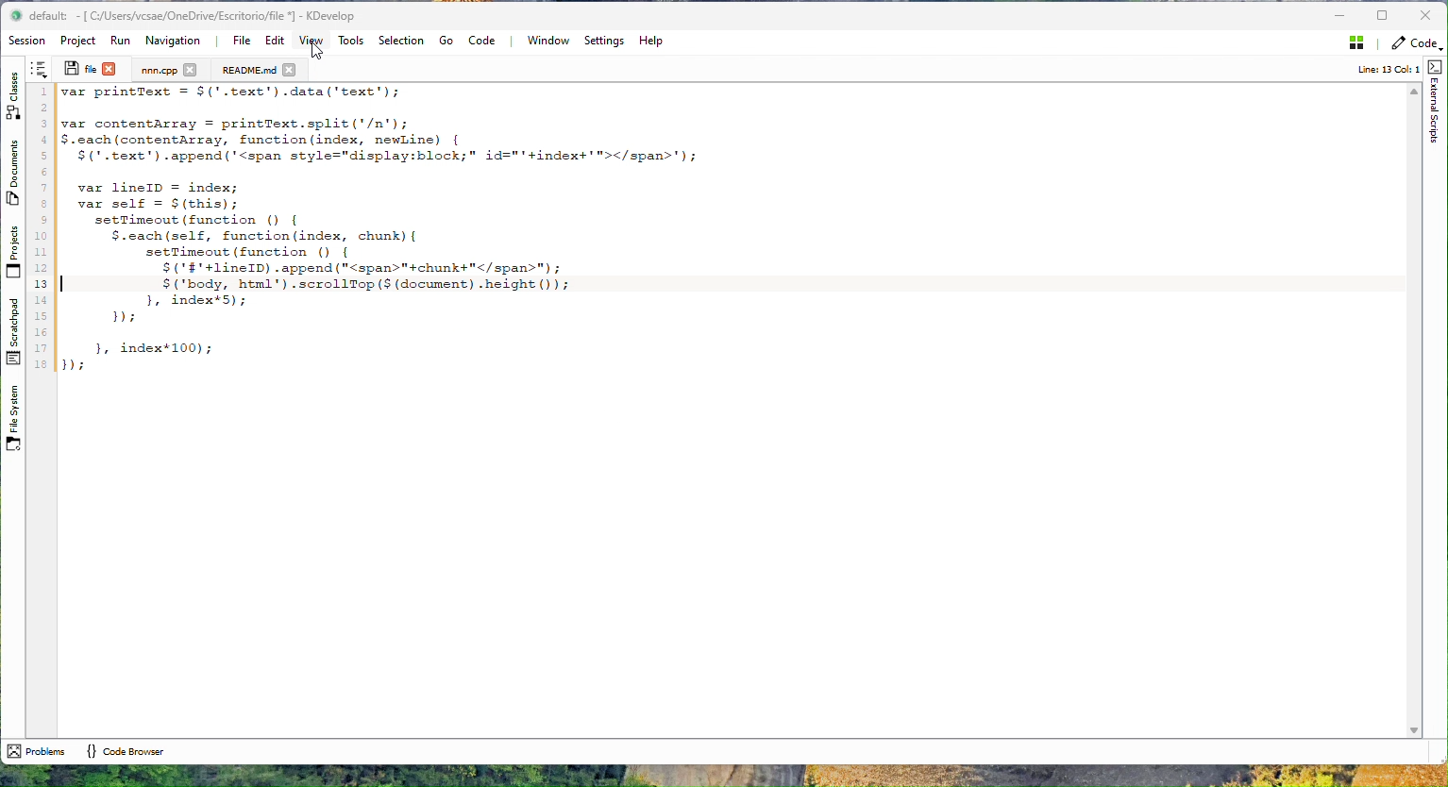  Describe the element at coordinates (603, 41) in the screenshot. I see `Settings` at that location.